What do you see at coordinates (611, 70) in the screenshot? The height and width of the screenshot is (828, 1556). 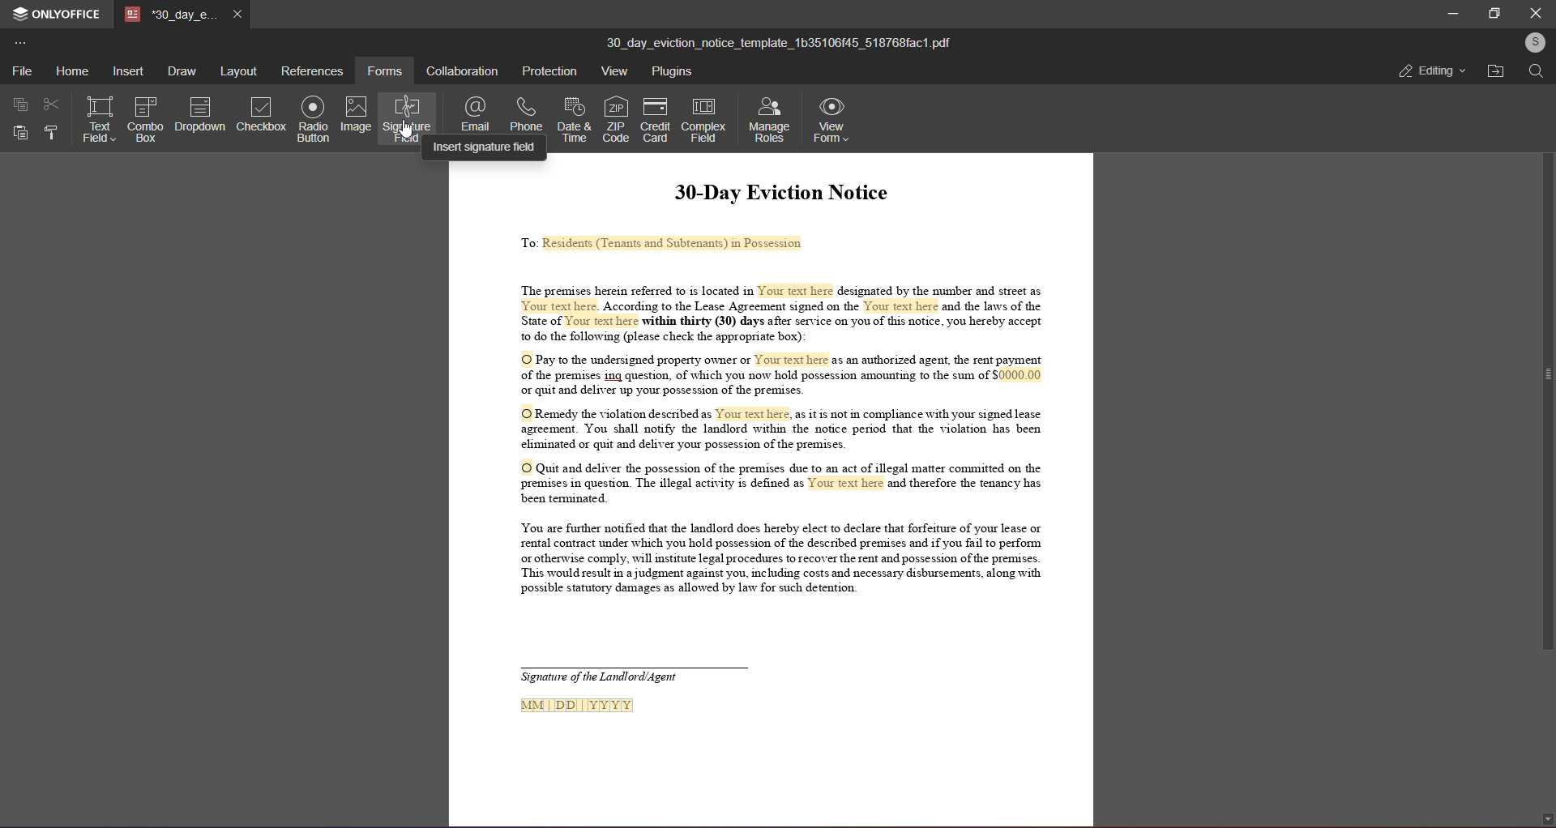 I see `view` at bounding box center [611, 70].